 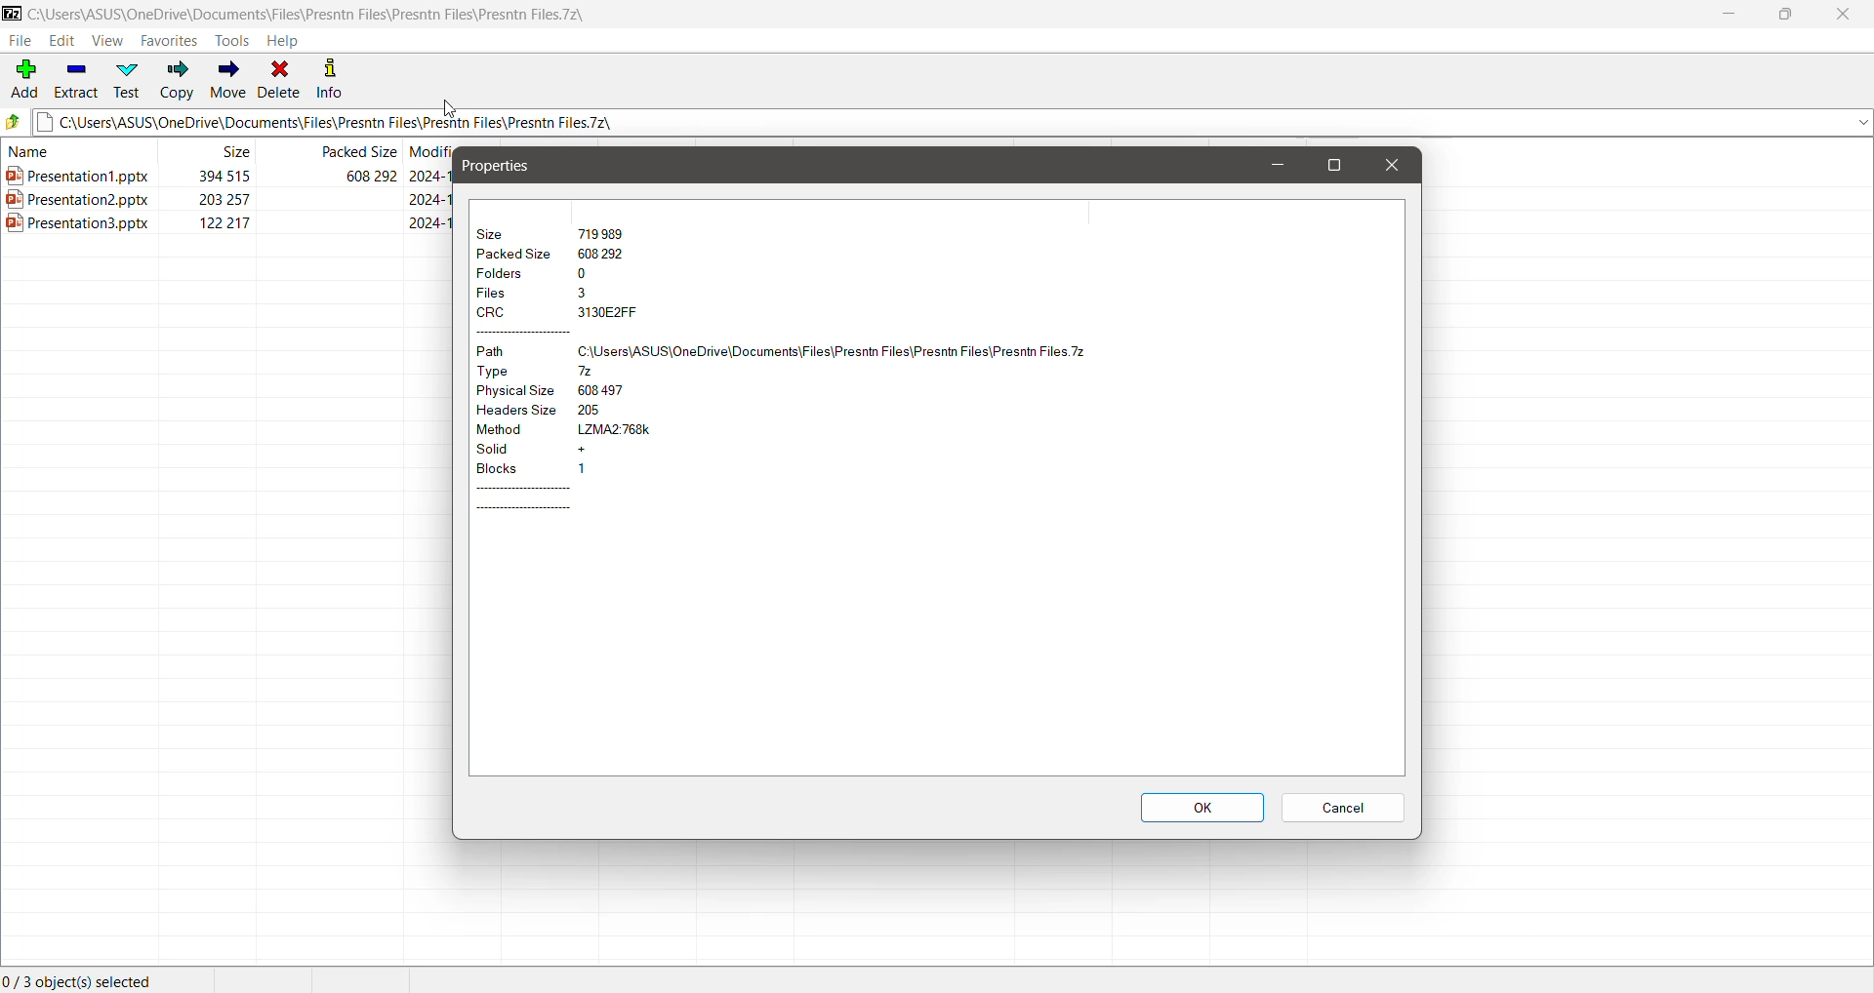 What do you see at coordinates (516, 412) in the screenshot?
I see `Headers Size` at bounding box center [516, 412].